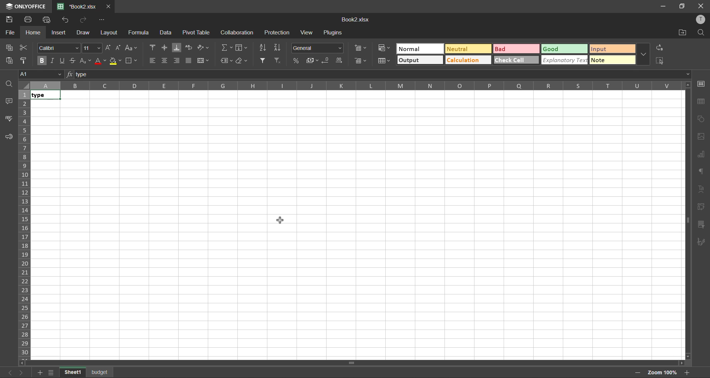  What do you see at coordinates (102, 20) in the screenshot?
I see `customize quick access toolbar` at bounding box center [102, 20].